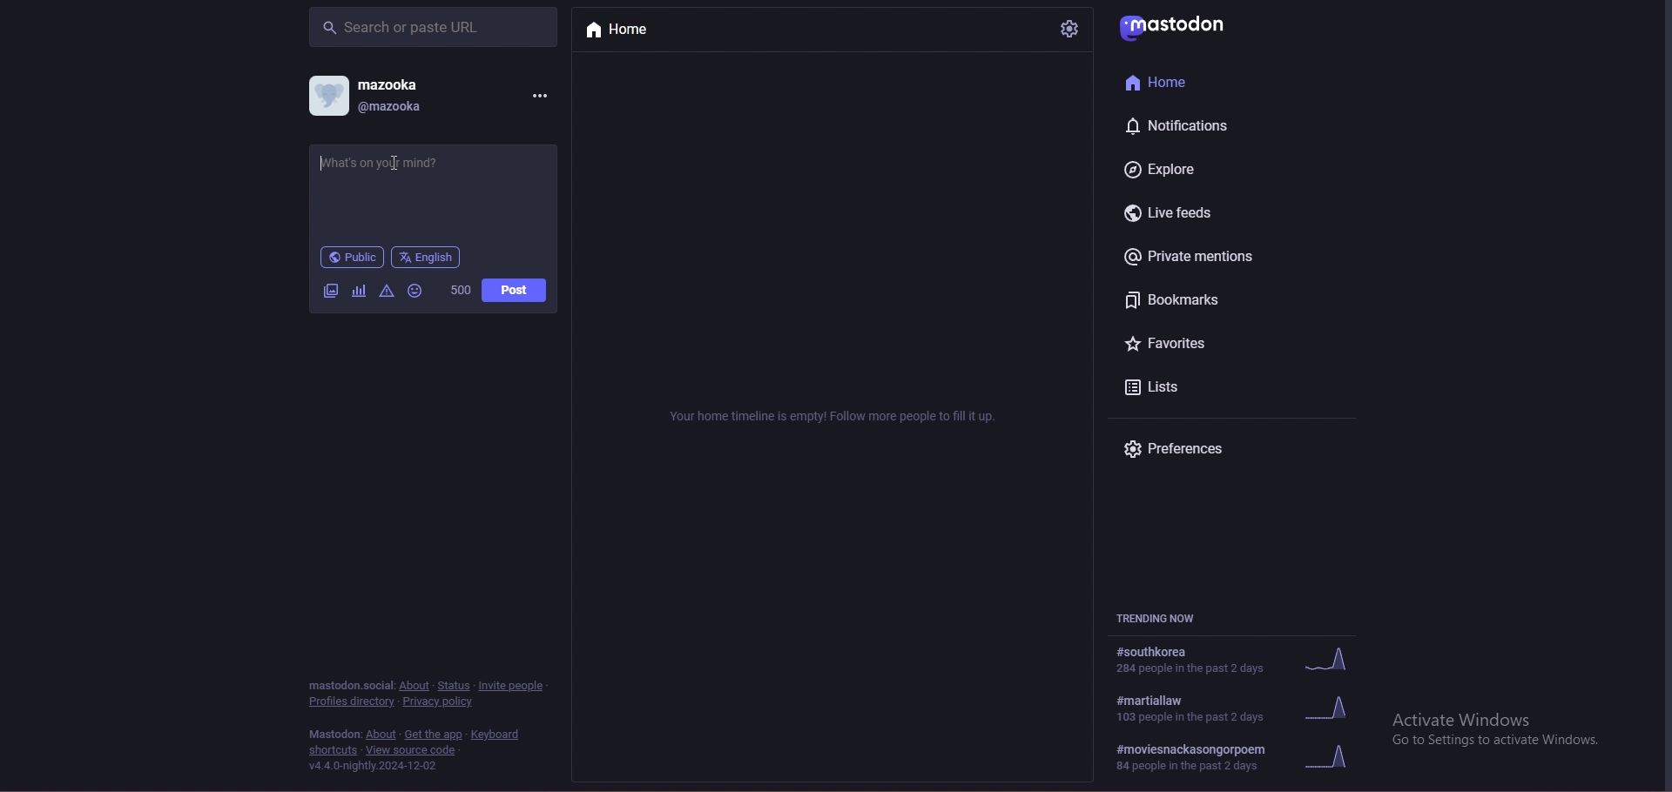 Image resolution: width=1672 pixels, height=792 pixels. I want to click on search bar, so click(435, 26).